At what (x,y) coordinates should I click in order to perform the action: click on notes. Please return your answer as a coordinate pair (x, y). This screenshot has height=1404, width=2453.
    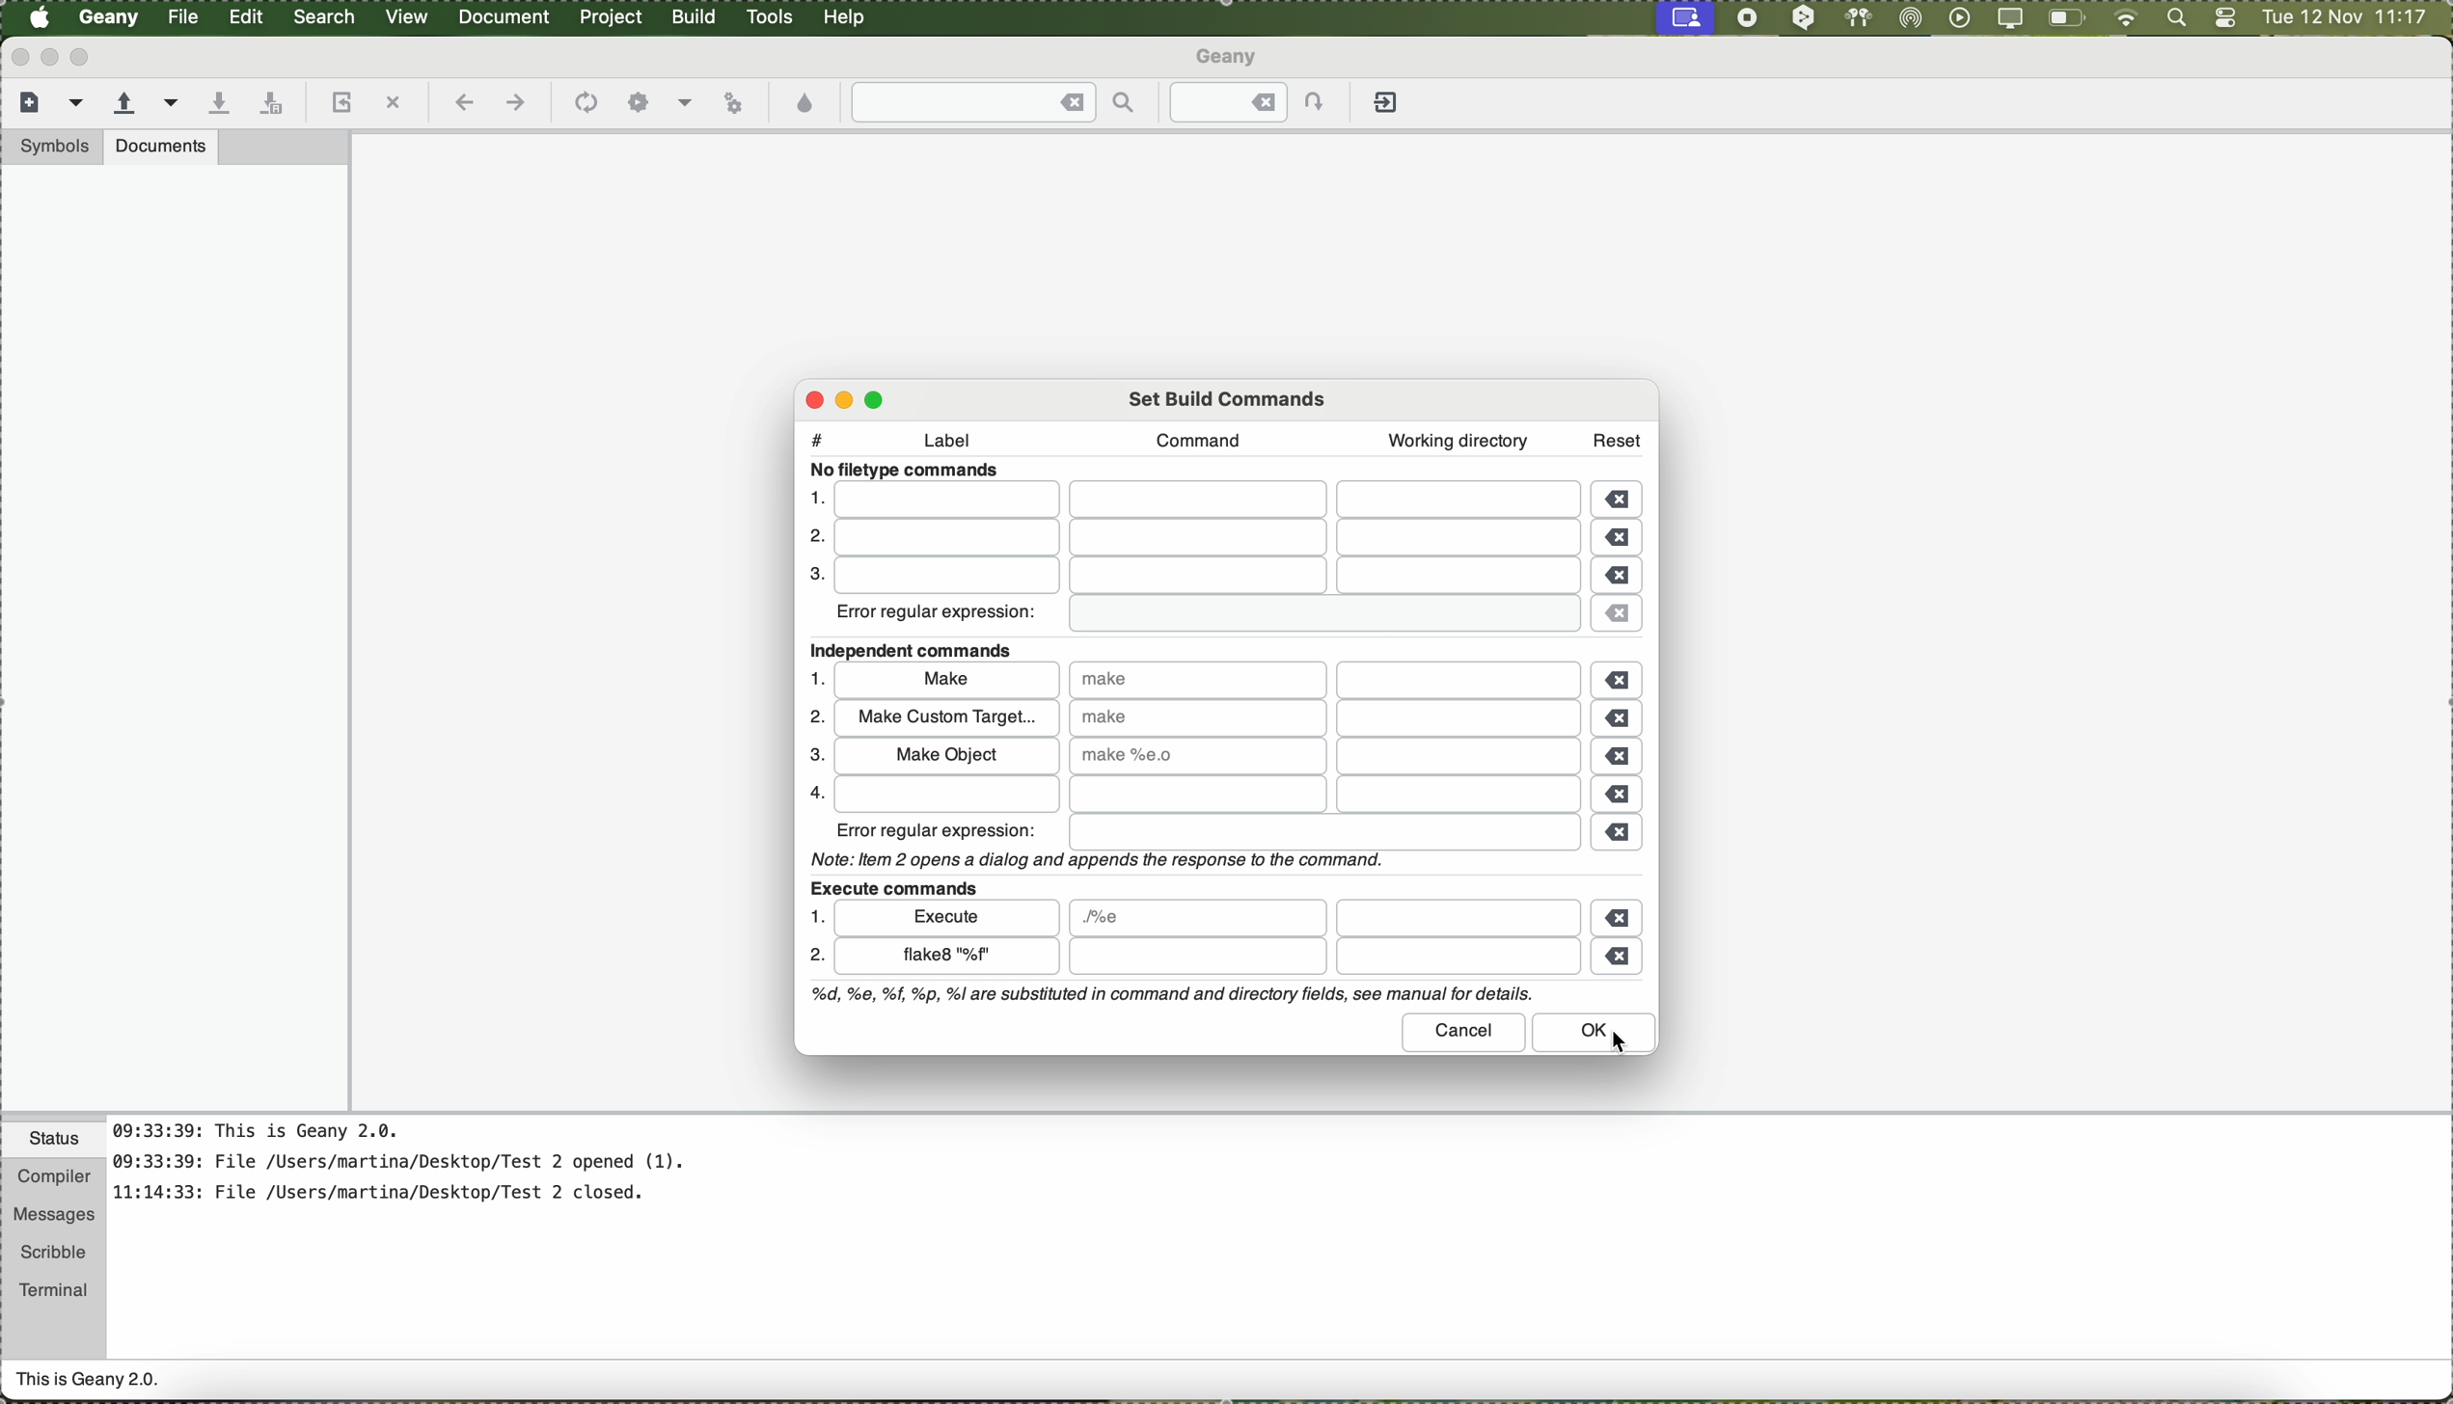
    Looking at the image, I should click on (423, 1172).